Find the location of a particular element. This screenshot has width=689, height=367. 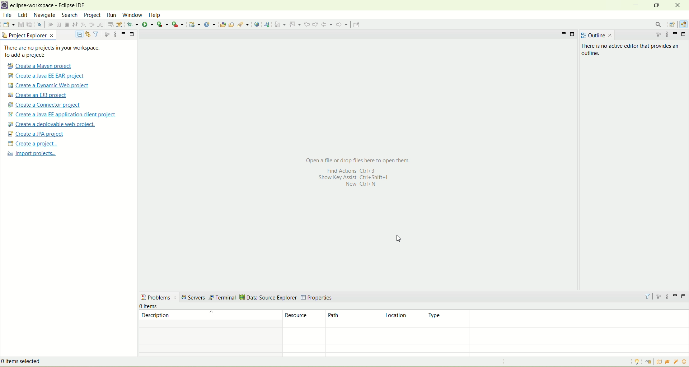

run is located at coordinates (112, 15).